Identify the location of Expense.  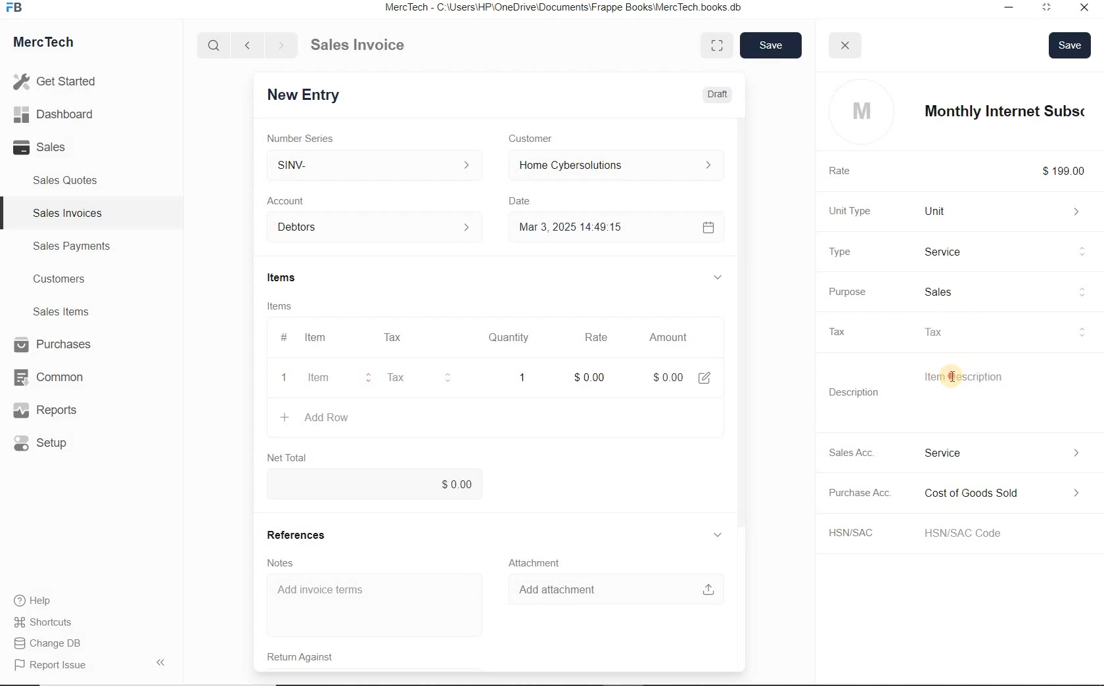
(1000, 493).